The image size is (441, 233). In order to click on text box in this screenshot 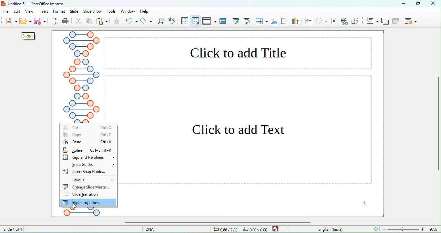, I will do `click(309, 21)`.